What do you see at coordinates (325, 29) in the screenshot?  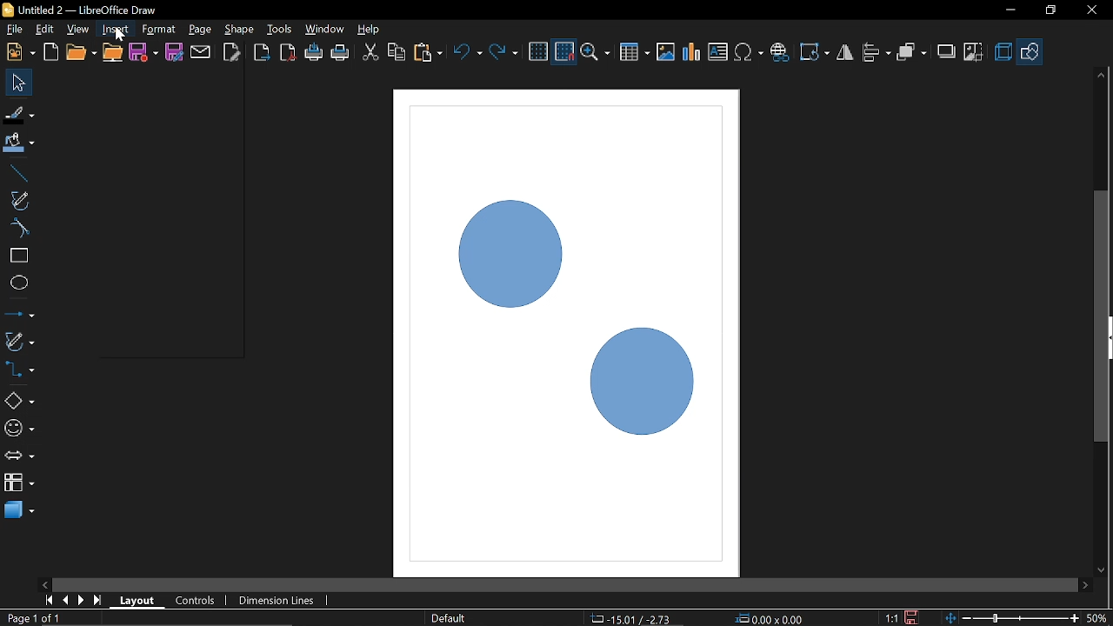 I see `WIndow` at bounding box center [325, 29].